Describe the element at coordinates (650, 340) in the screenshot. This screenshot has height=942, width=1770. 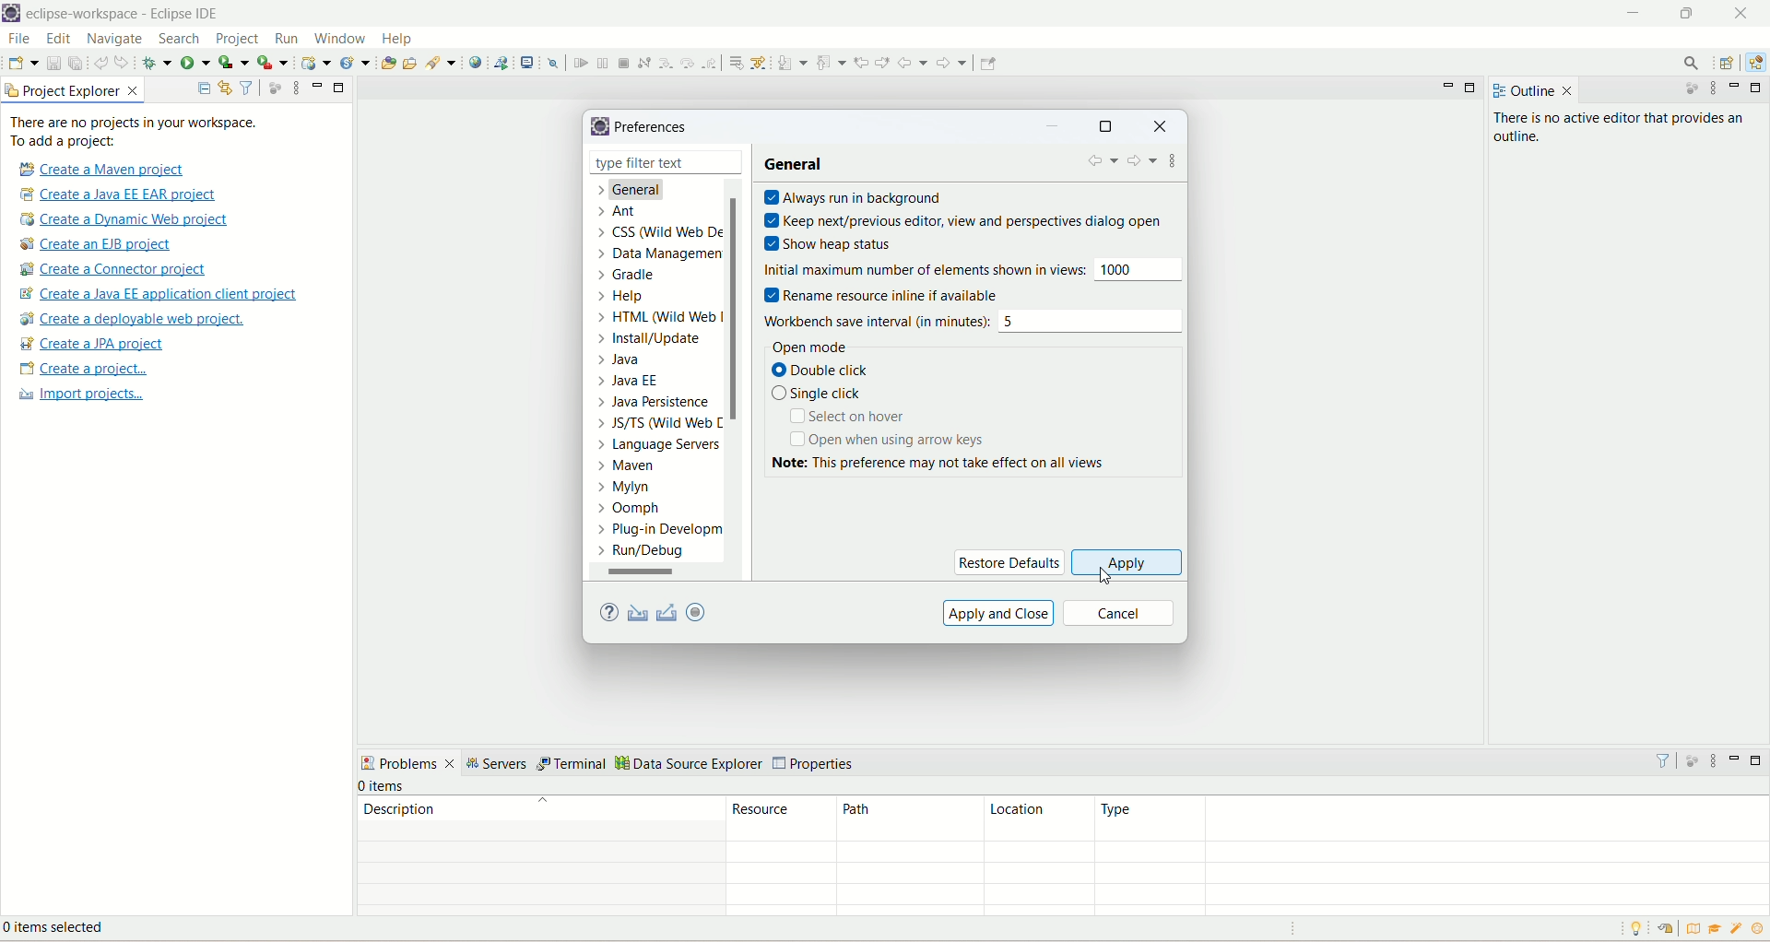
I see `Instal/update` at that location.